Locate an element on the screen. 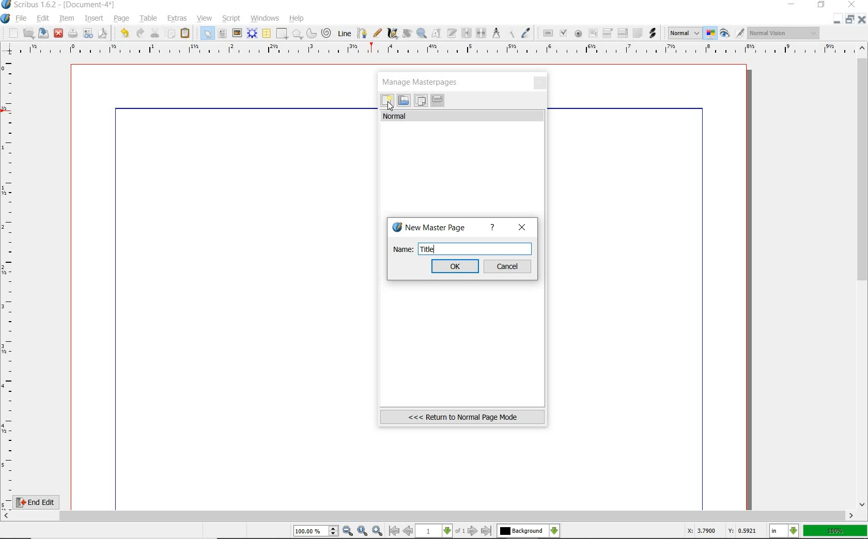 This screenshot has width=868, height=539. go to last page is located at coordinates (487, 531).